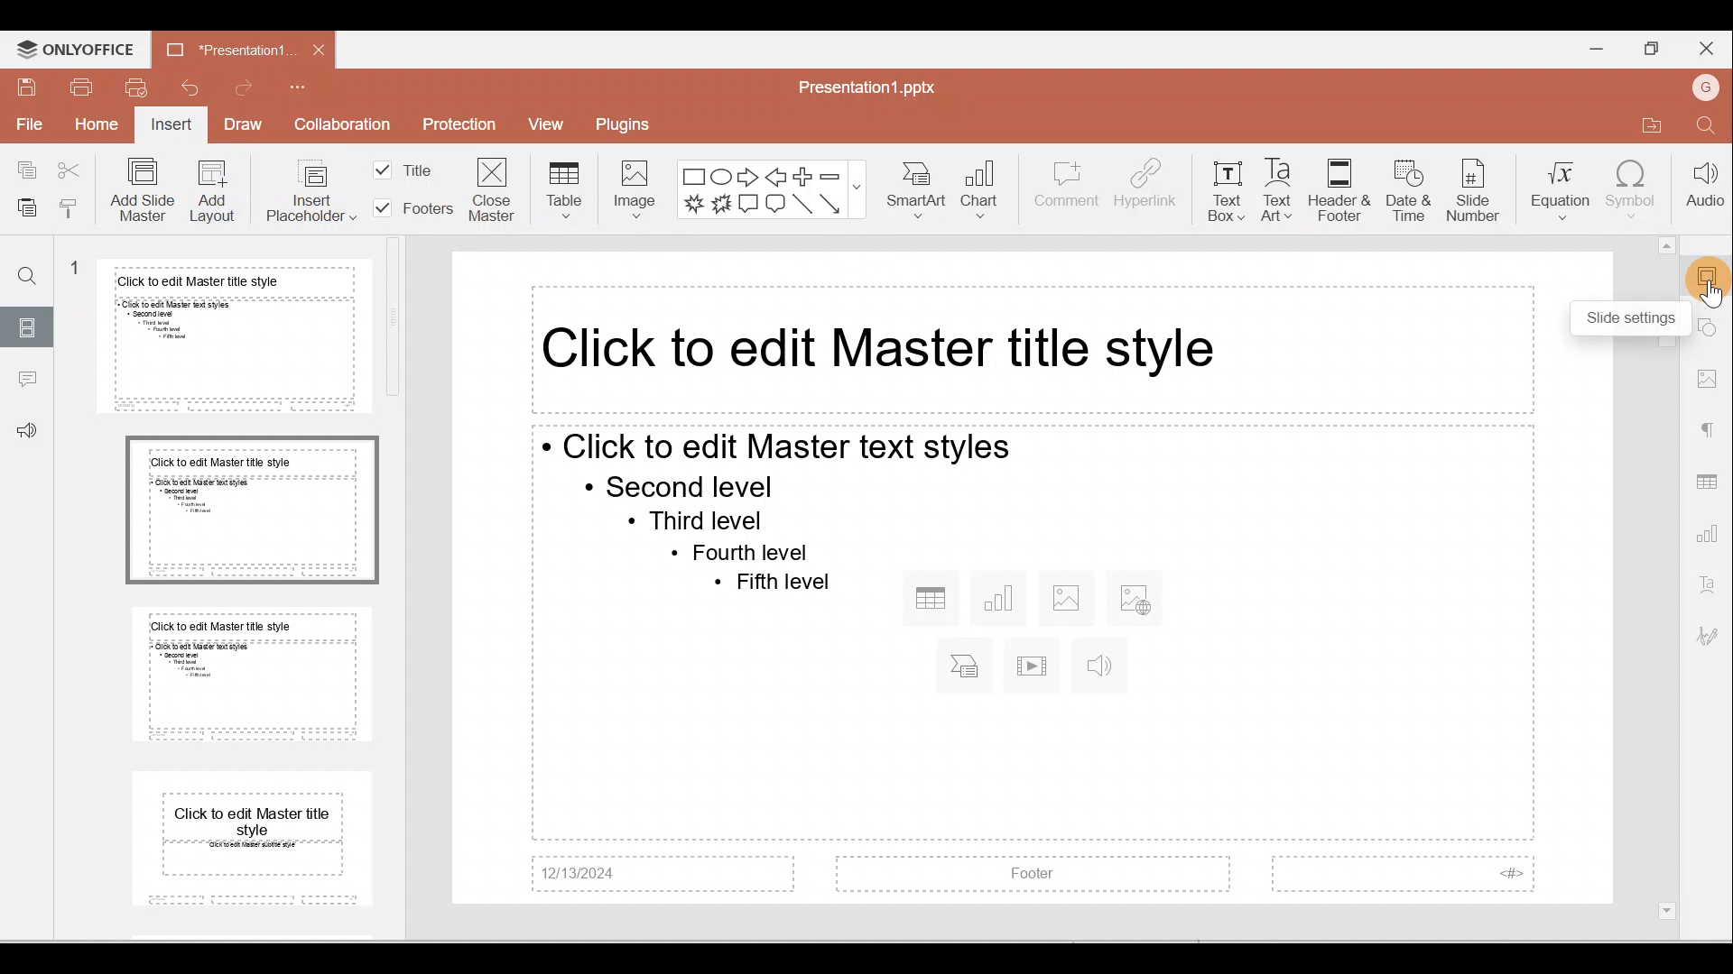 This screenshot has width=1733, height=974. I want to click on Save, so click(23, 86).